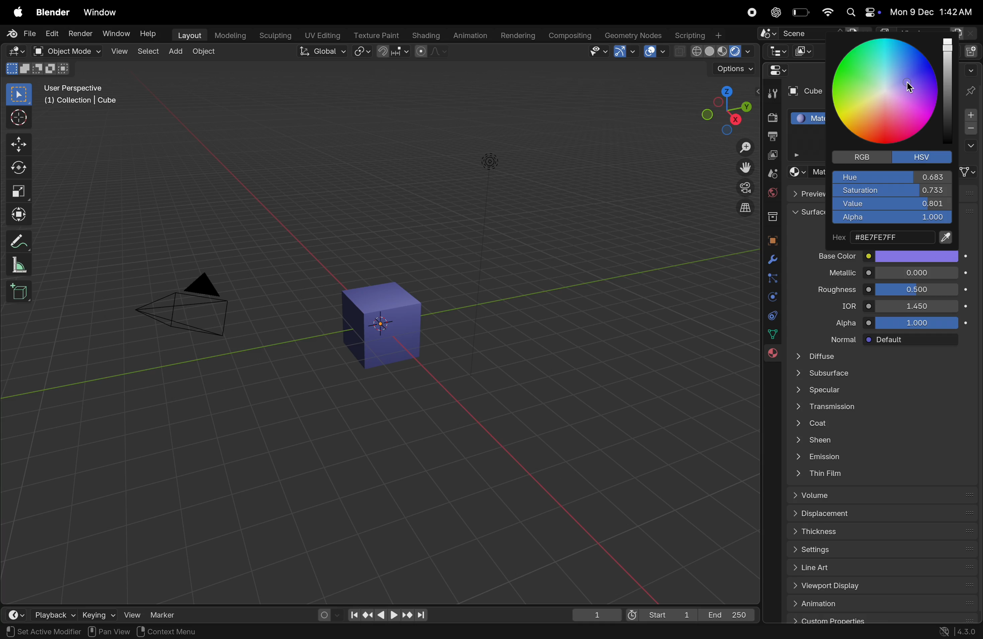 Image resolution: width=983 pixels, height=639 pixels. Describe the element at coordinates (18, 215) in the screenshot. I see `transform` at that location.